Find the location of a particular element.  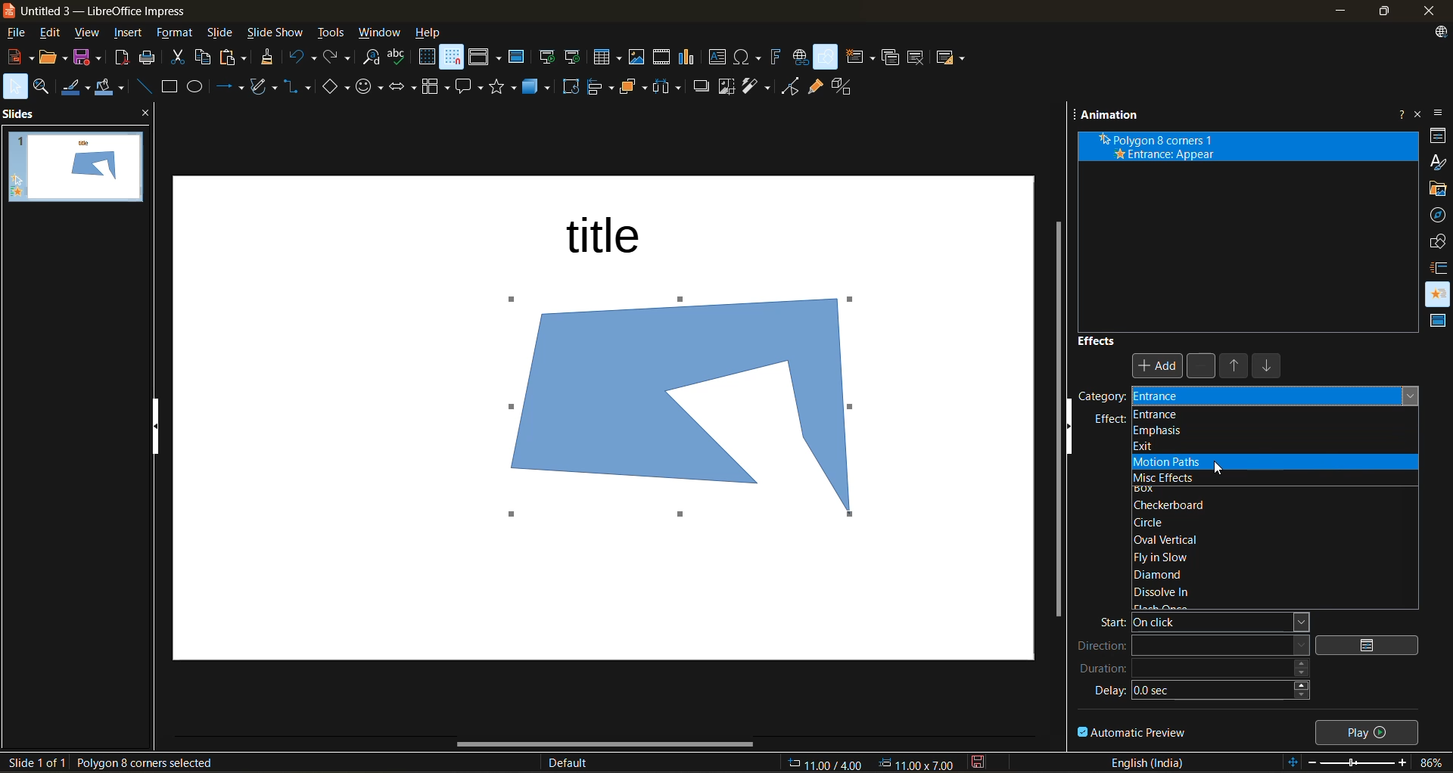

delay is located at coordinates (1197, 691).